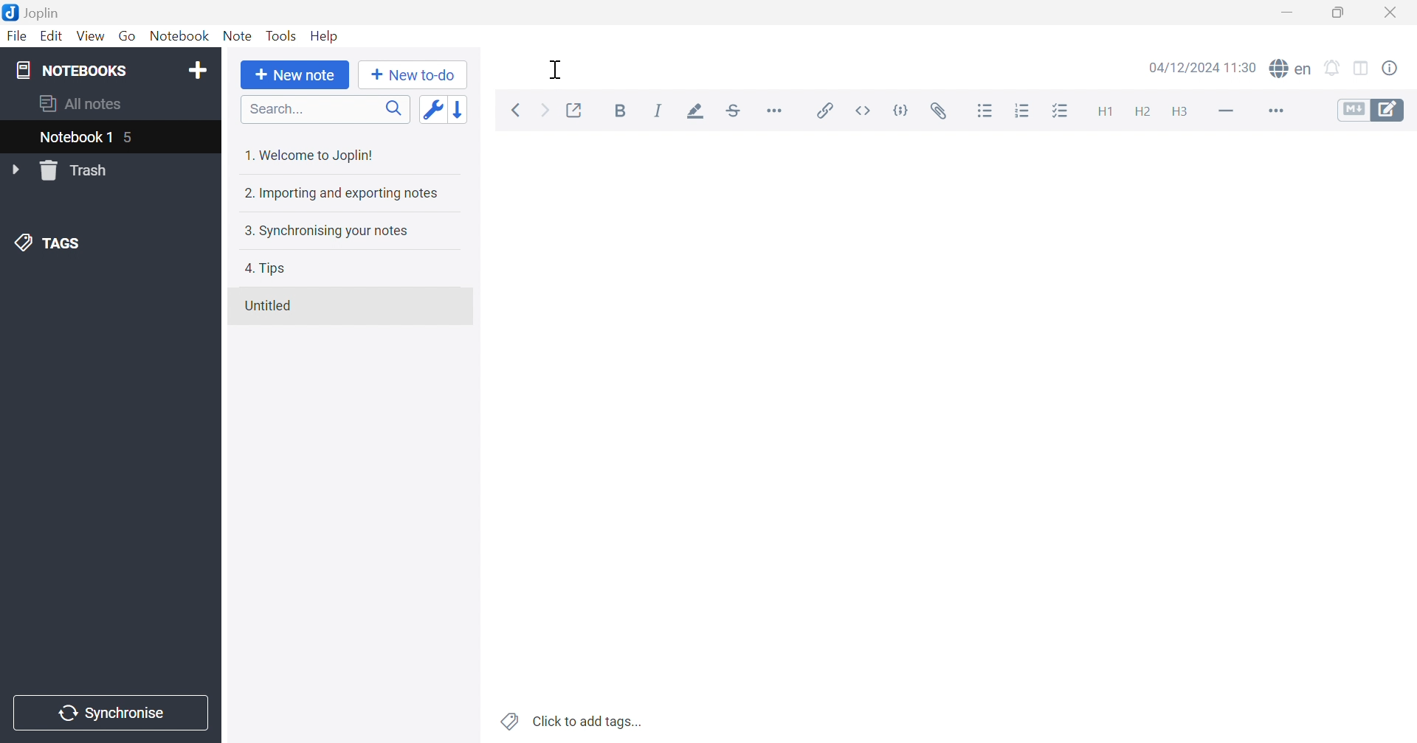  I want to click on Minimize, so click(1286, 13).